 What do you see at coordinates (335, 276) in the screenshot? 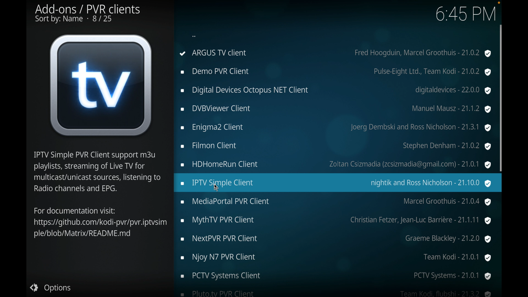
I see `pctv systems client` at bounding box center [335, 276].